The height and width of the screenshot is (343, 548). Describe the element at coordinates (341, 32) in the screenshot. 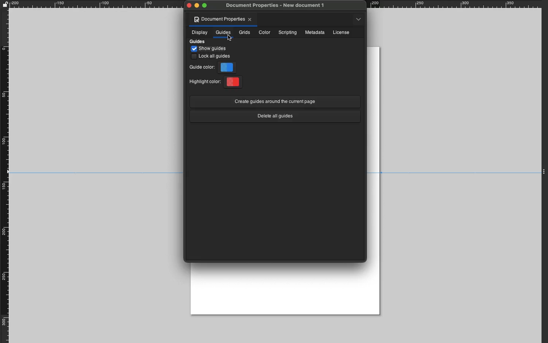

I see `License` at that location.